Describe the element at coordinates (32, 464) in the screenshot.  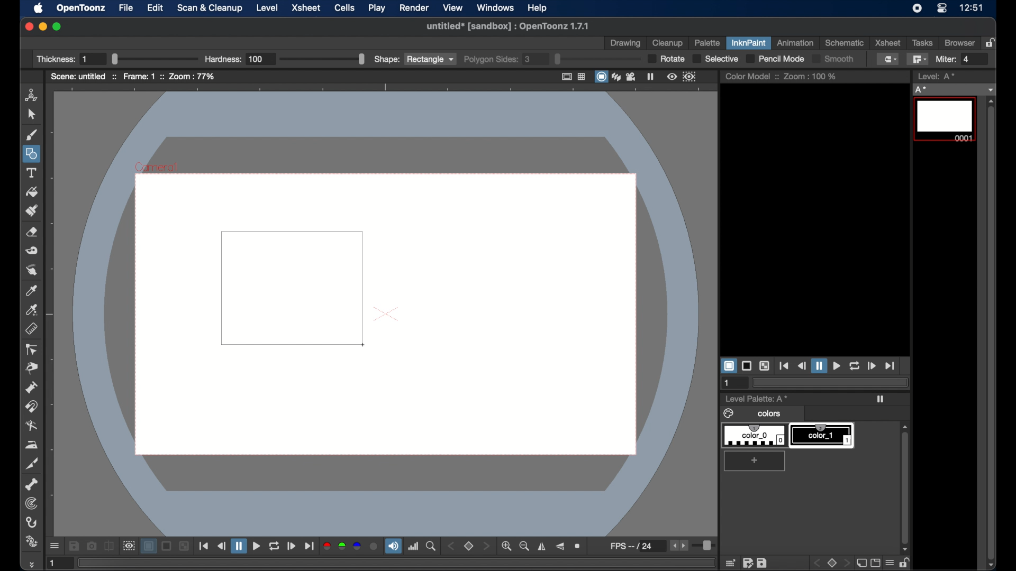
I see `cutter tool` at that location.